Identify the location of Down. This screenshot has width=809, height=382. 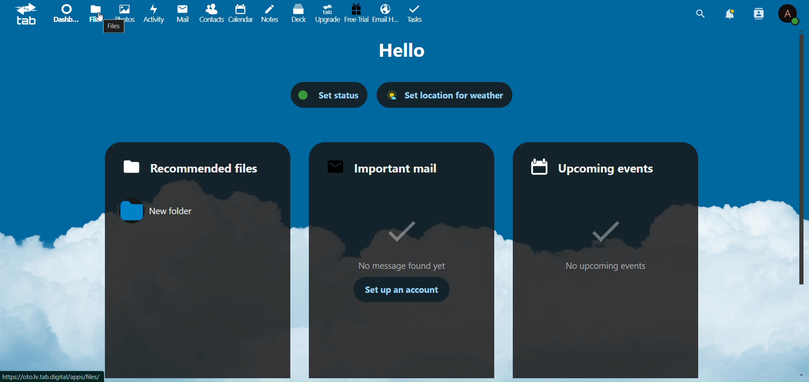
(799, 374).